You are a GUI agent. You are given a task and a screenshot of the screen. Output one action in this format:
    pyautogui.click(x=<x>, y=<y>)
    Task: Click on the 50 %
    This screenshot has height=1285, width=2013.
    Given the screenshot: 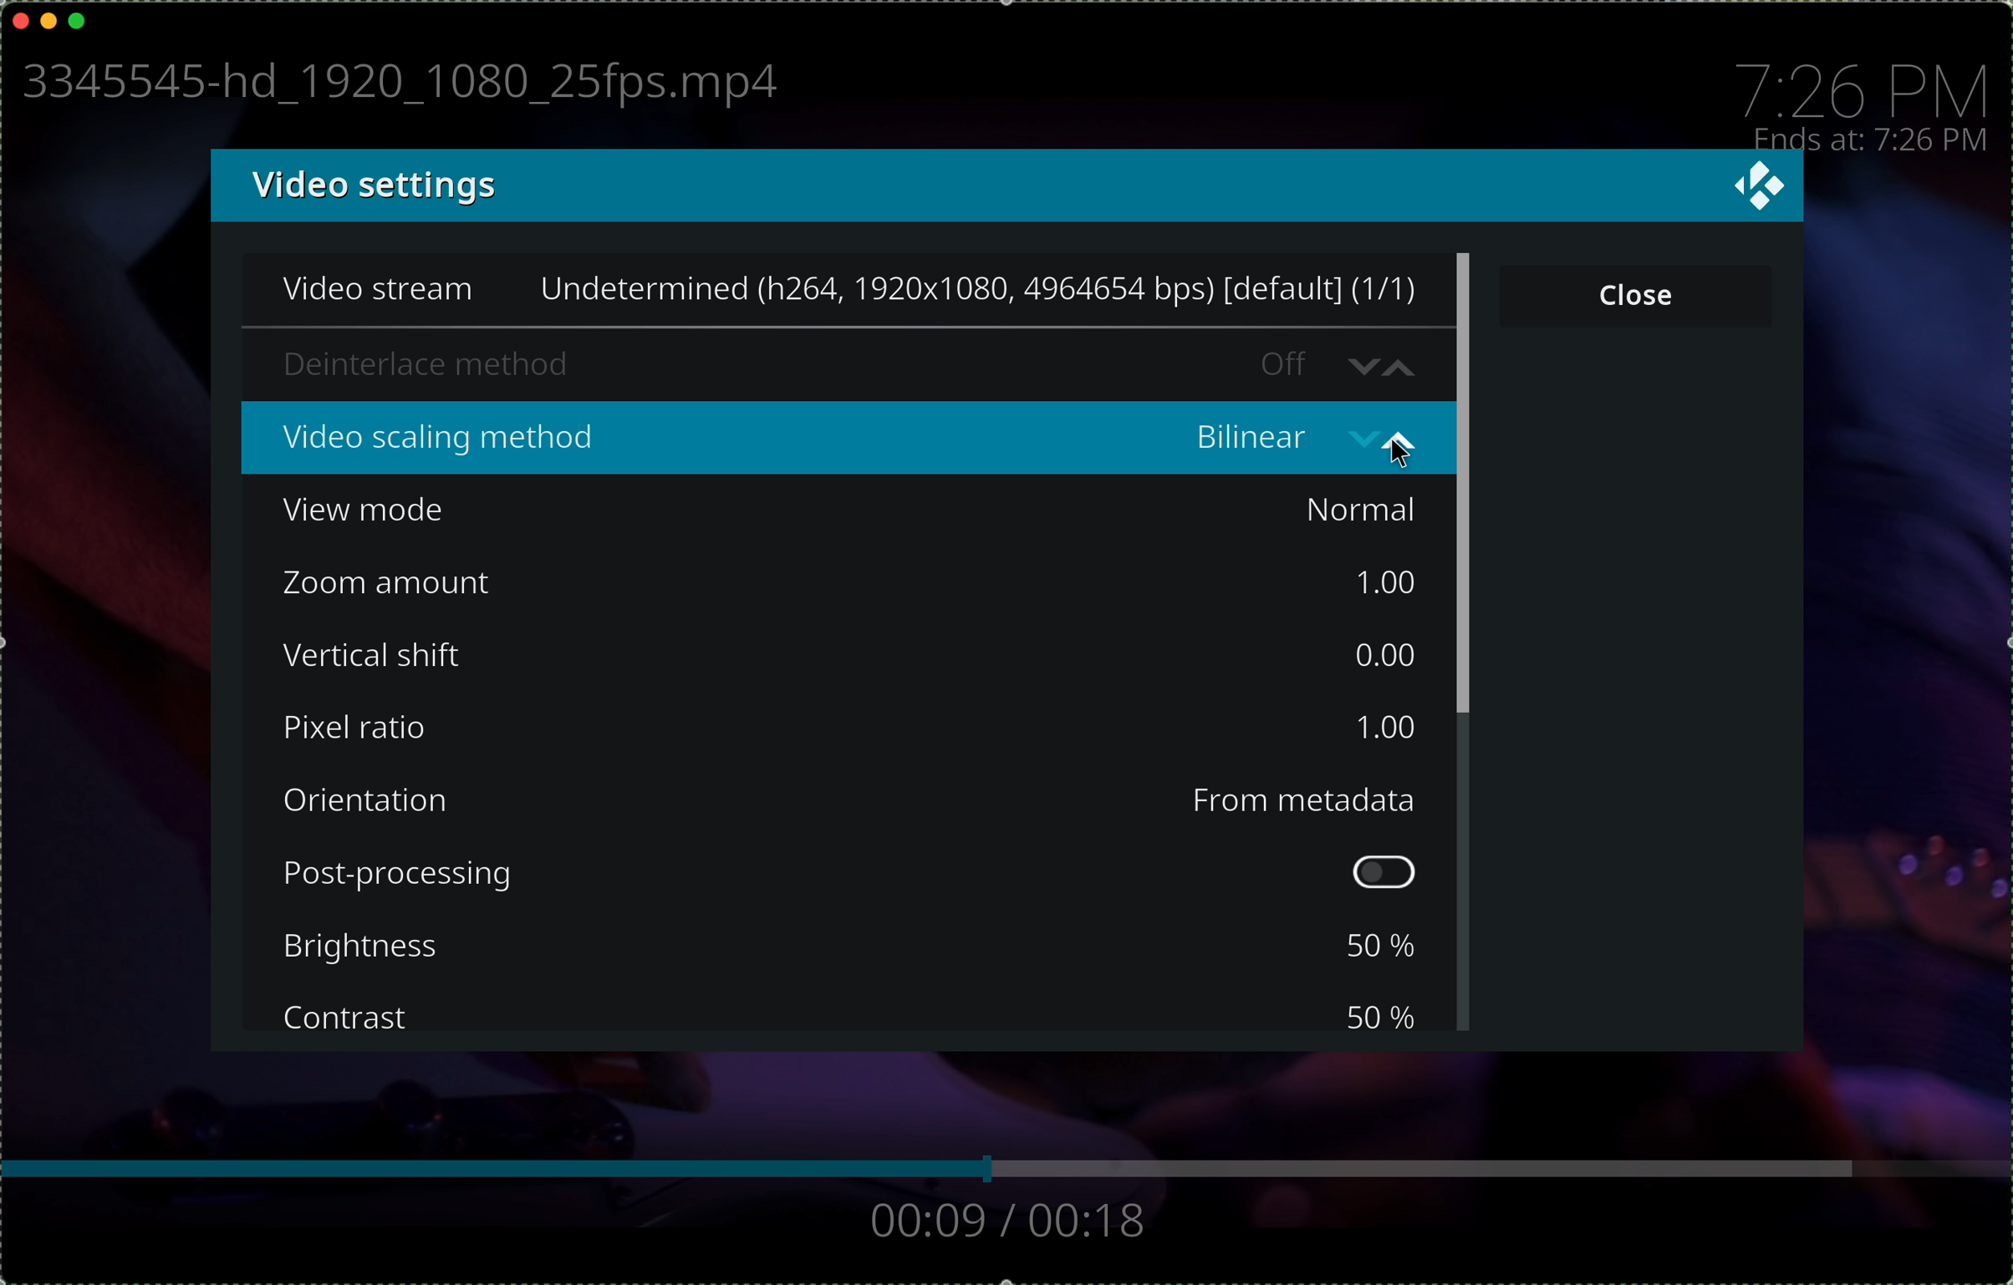 What is the action you would take?
    pyautogui.click(x=1378, y=946)
    